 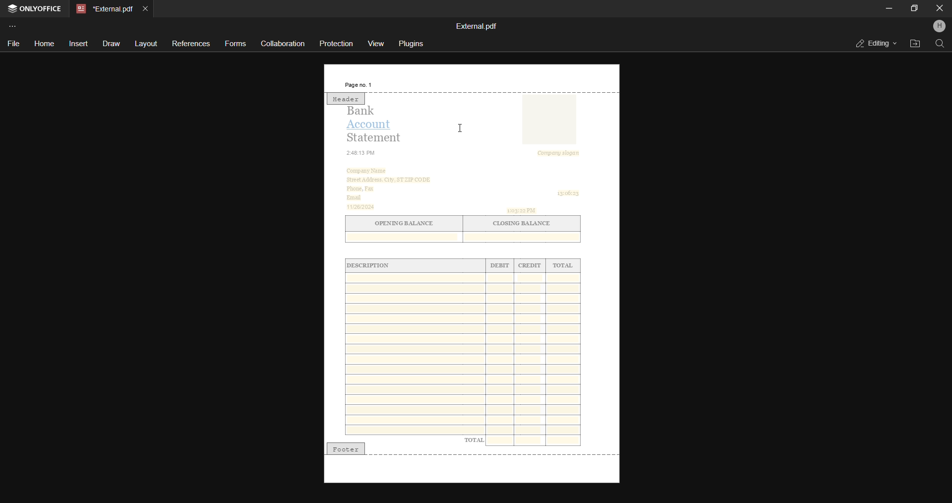 What do you see at coordinates (36, 9) in the screenshot?
I see `OnlyOffice application tab` at bounding box center [36, 9].